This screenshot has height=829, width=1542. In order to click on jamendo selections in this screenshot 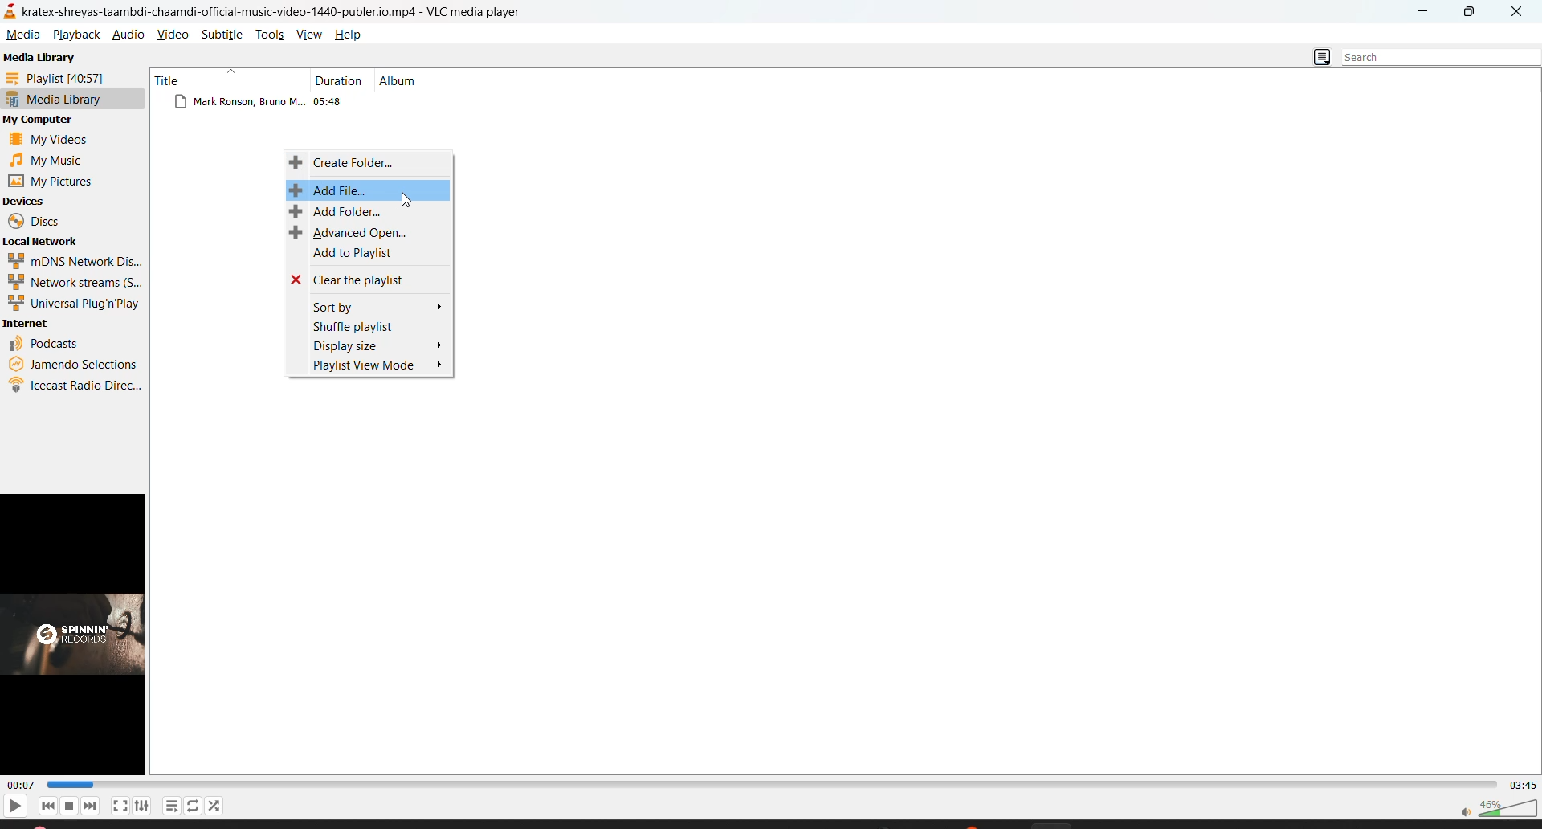, I will do `click(71, 364)`.